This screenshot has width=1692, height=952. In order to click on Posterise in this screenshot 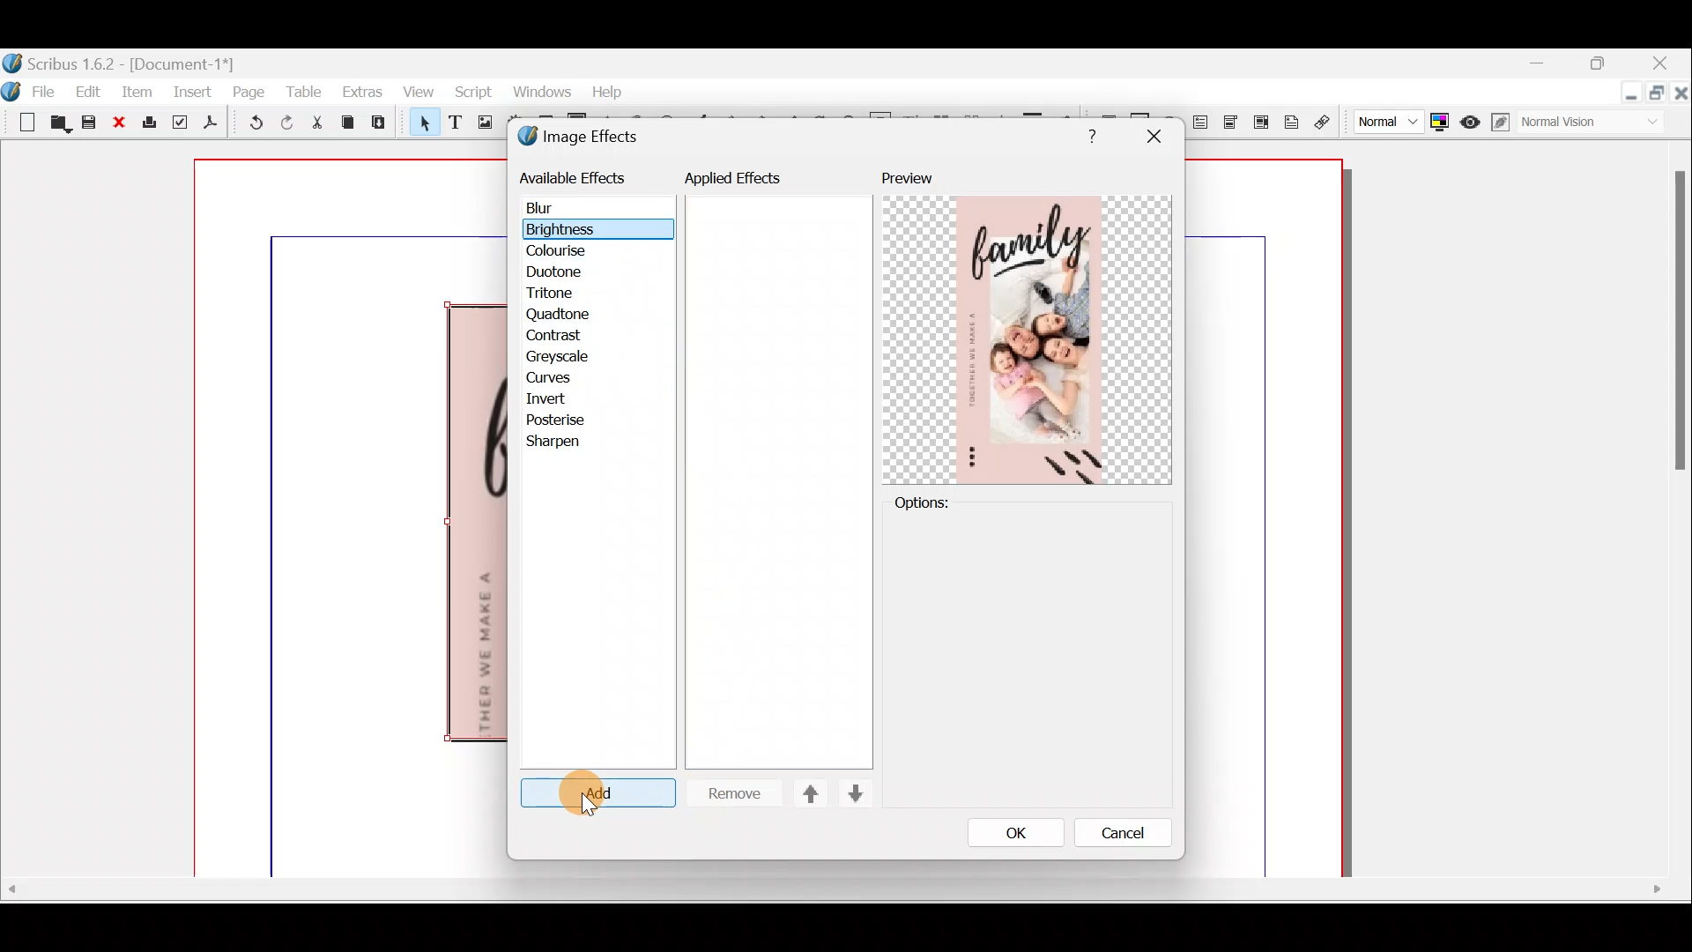, I will do `click(568, 420)`.